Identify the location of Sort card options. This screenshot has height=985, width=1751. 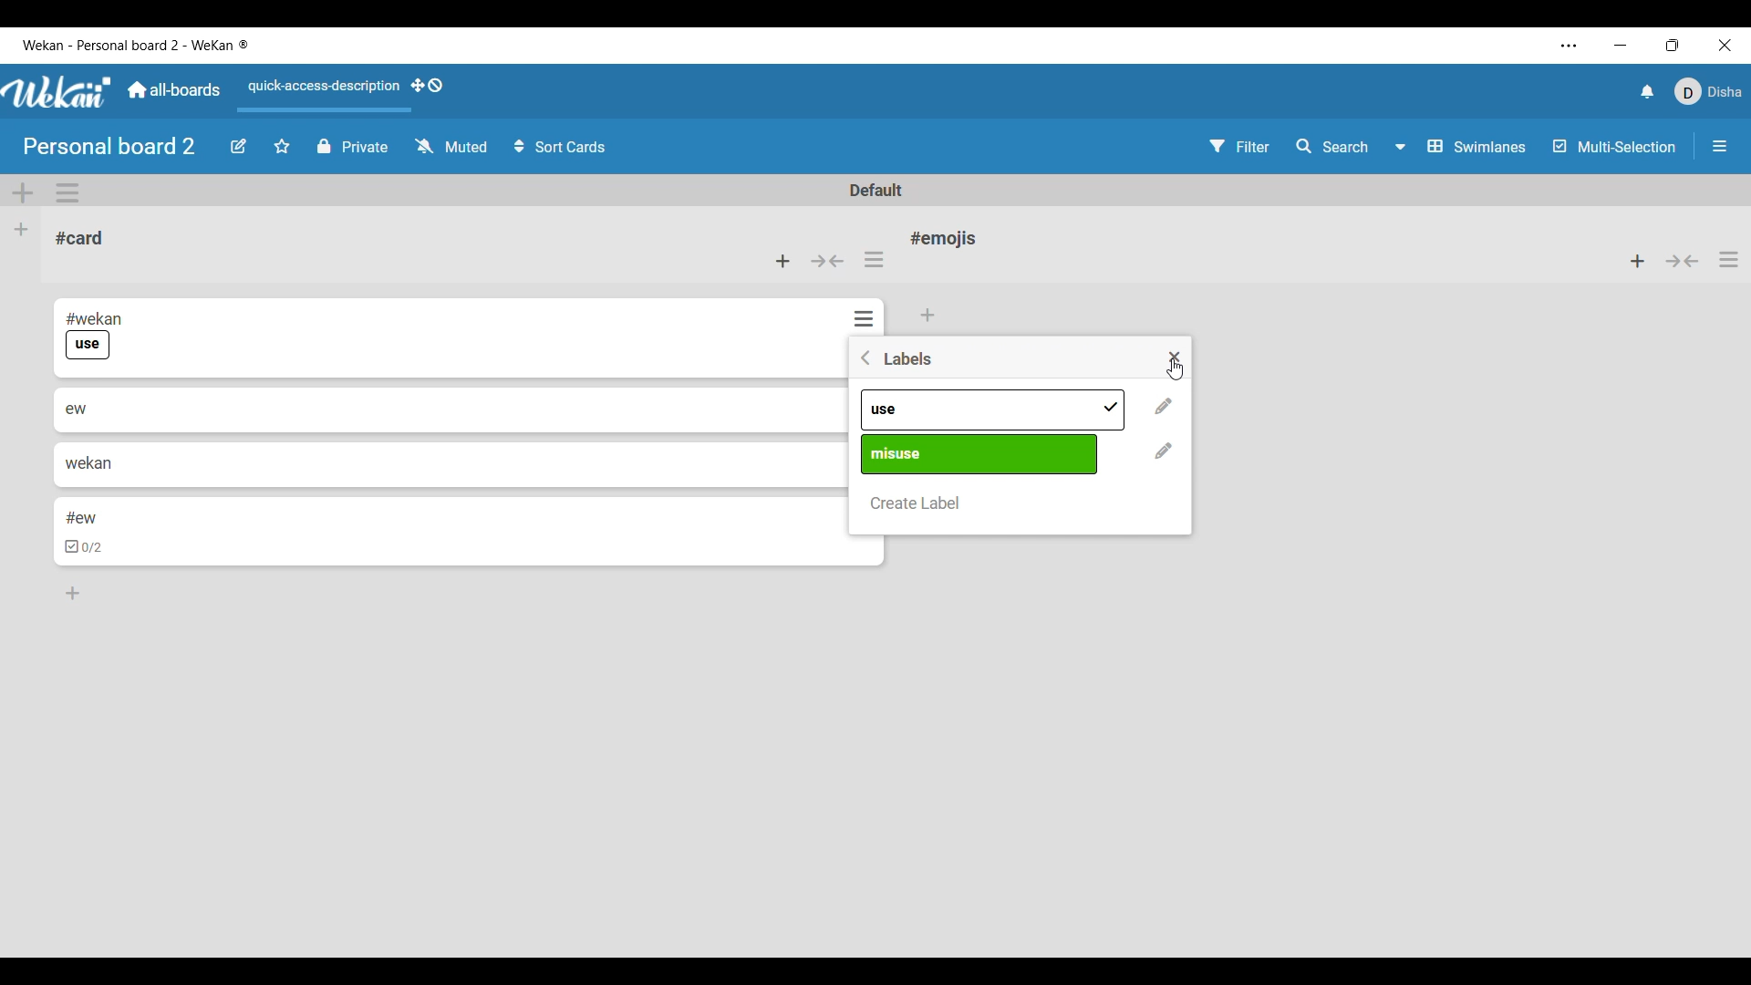
(560, 146).